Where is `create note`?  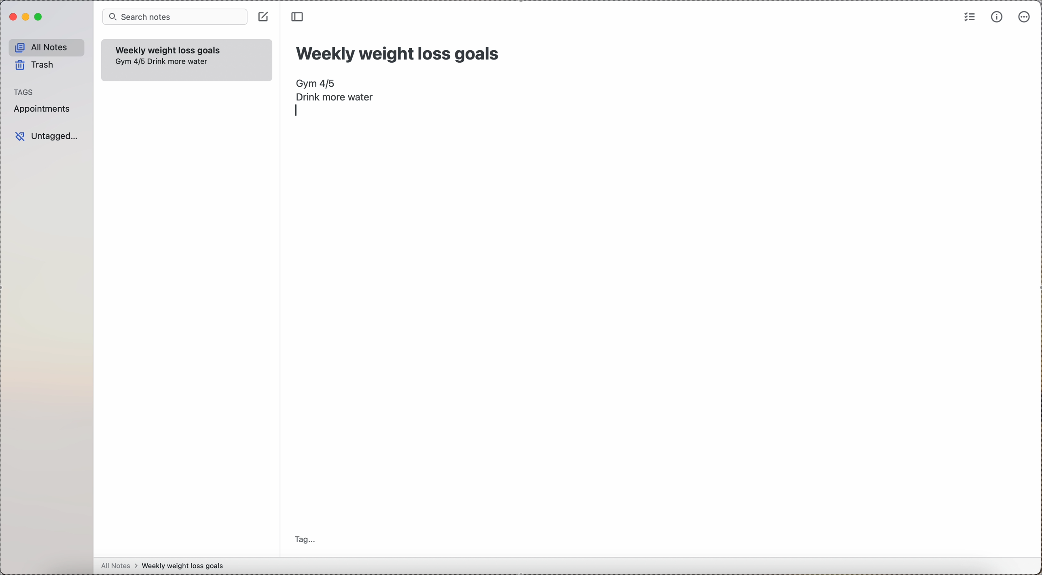 create note is located at coordinates (264, 17).